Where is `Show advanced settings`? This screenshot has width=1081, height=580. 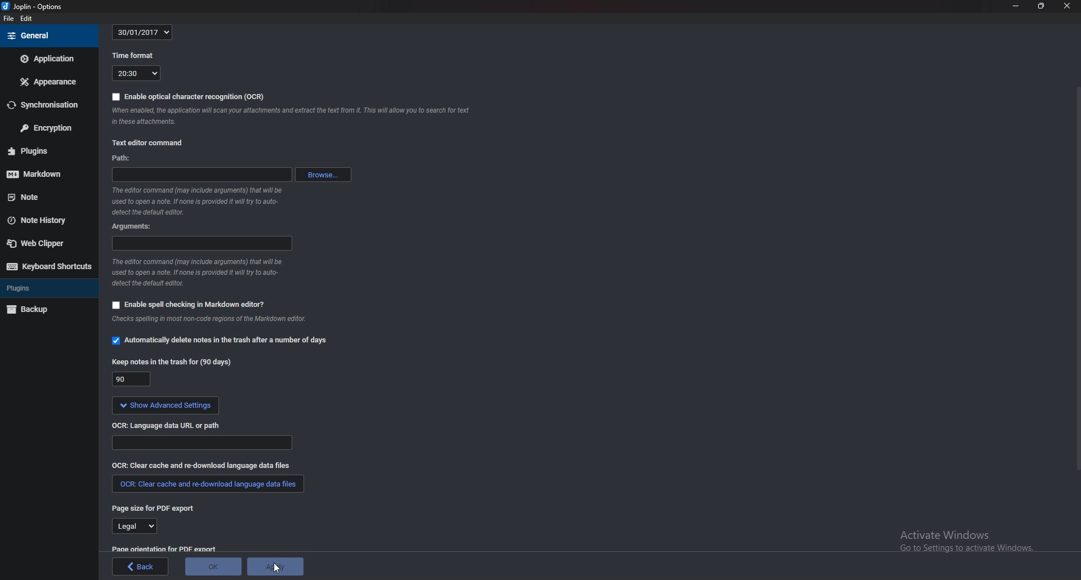
Show advanced settings is located at coordinates (166, 405).